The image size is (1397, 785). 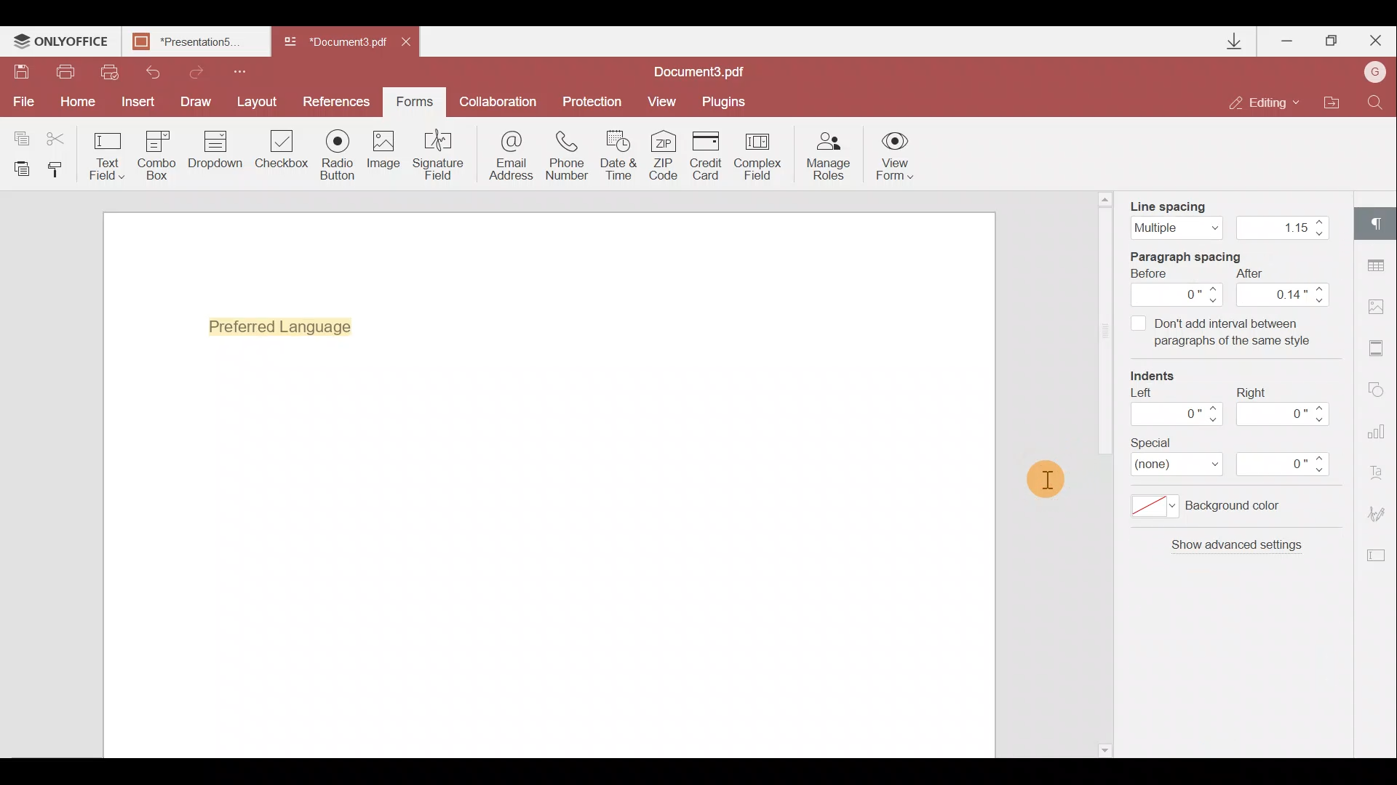 What do you see at coordinates (1378, 265) in the screenshot?
I see `Table settings` at bounding box center [1378, 265].